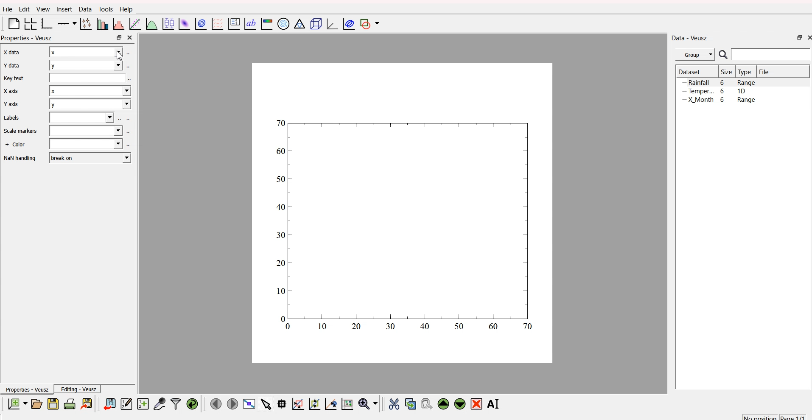 Image resolution: width=812 pixels, height=420 pixels. Describe the element at coordinates (176, 403) in the screenshot. I see `filter data` at that location.